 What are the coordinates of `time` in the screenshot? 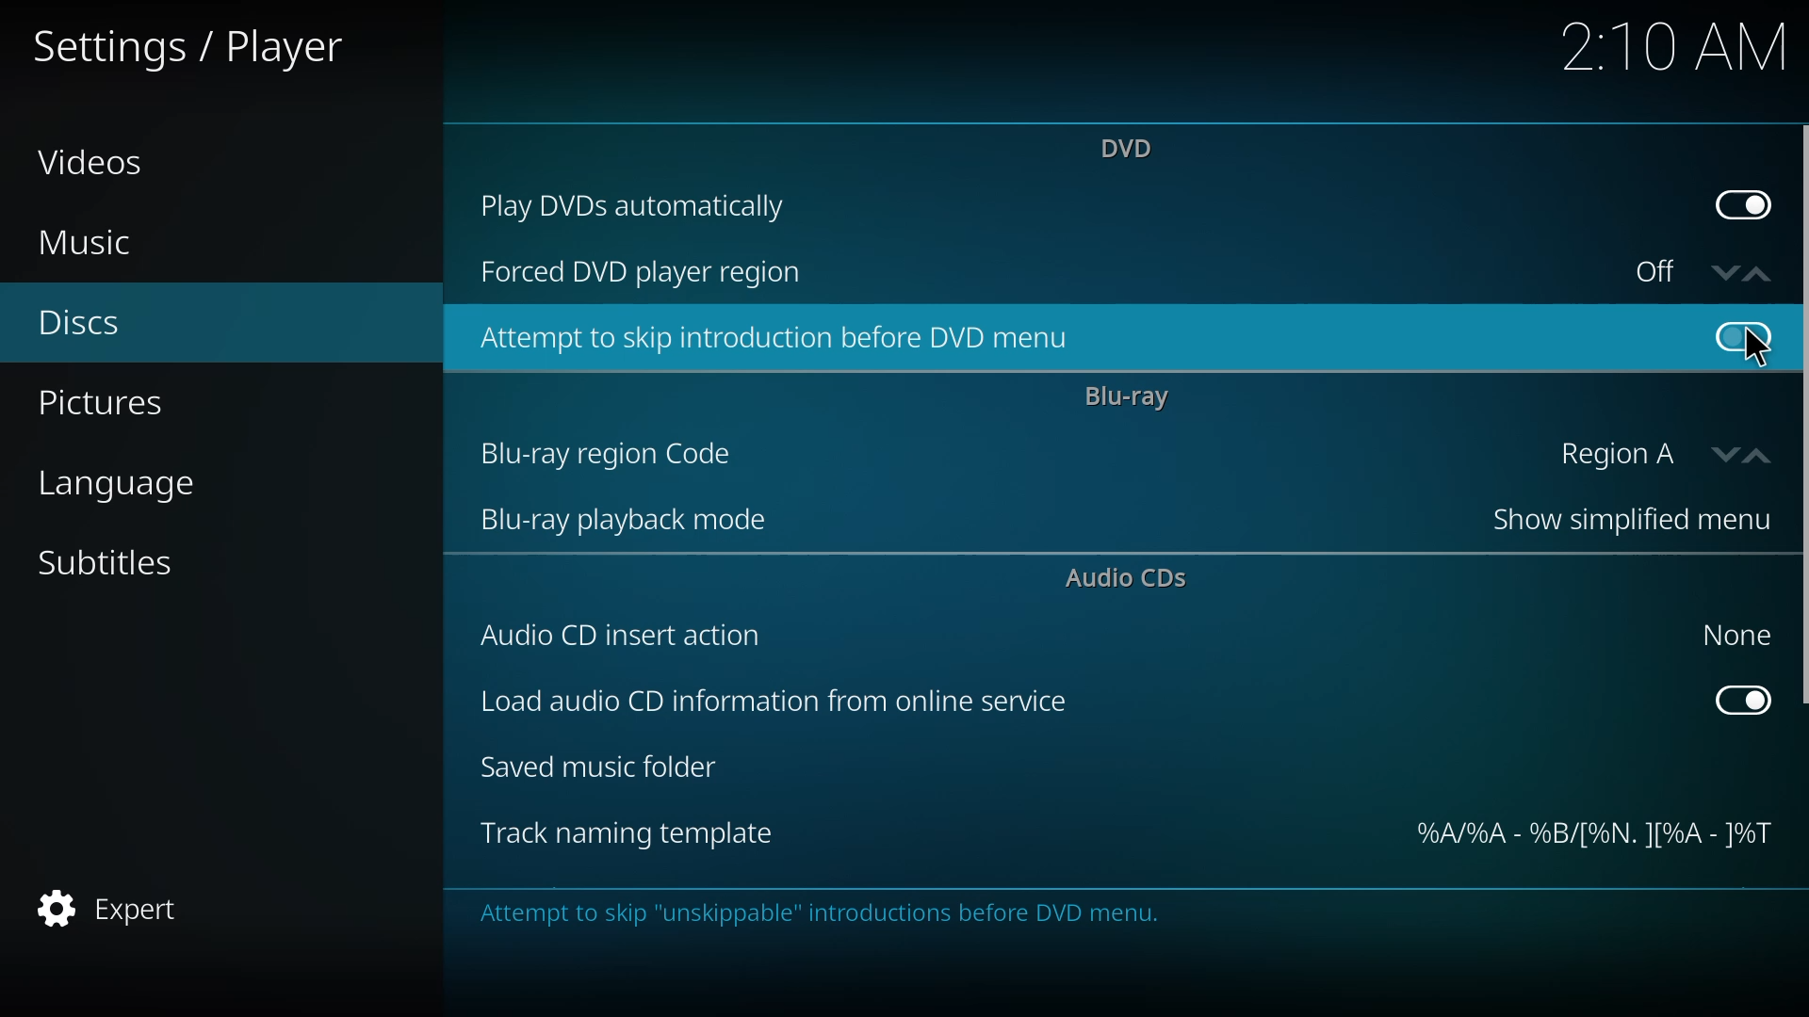 It's located at (1674, 47).